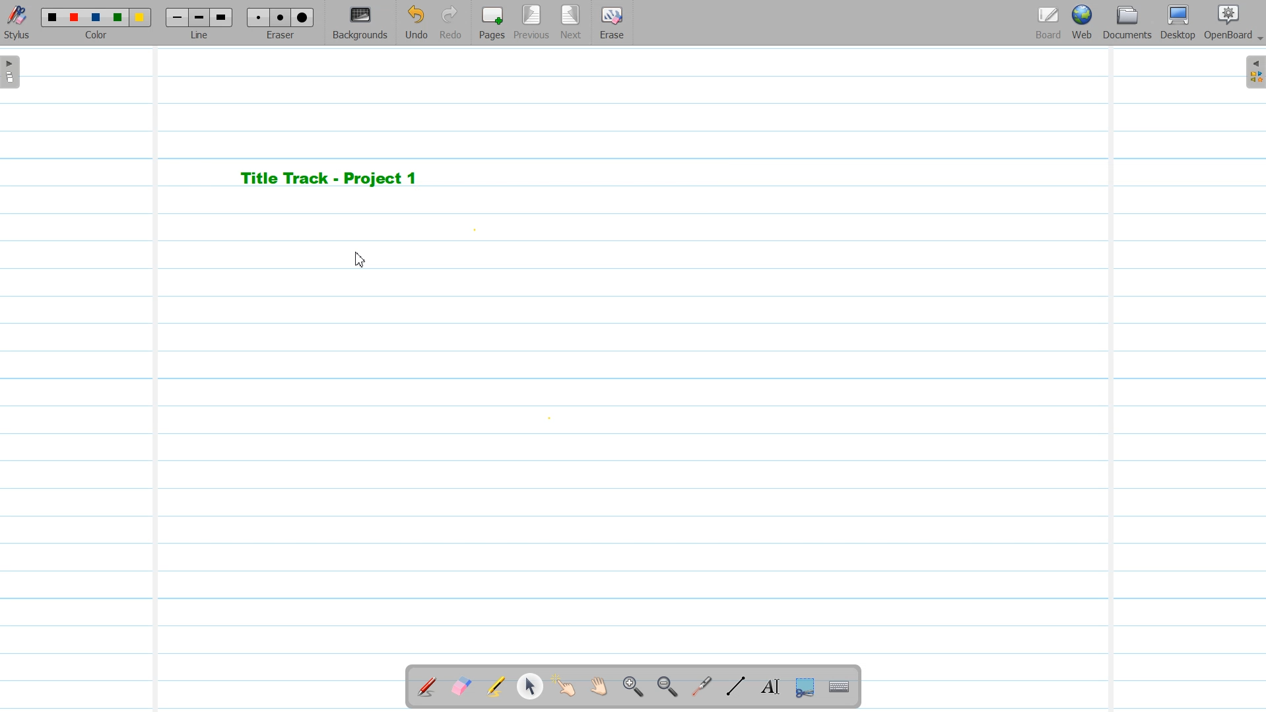 Image resolution: width=1266 pixels, height=712 pixels. What do you see at coordinates (632, 688) in the screenshot?
I see `Zoom In` at bounding box center [632, 688].